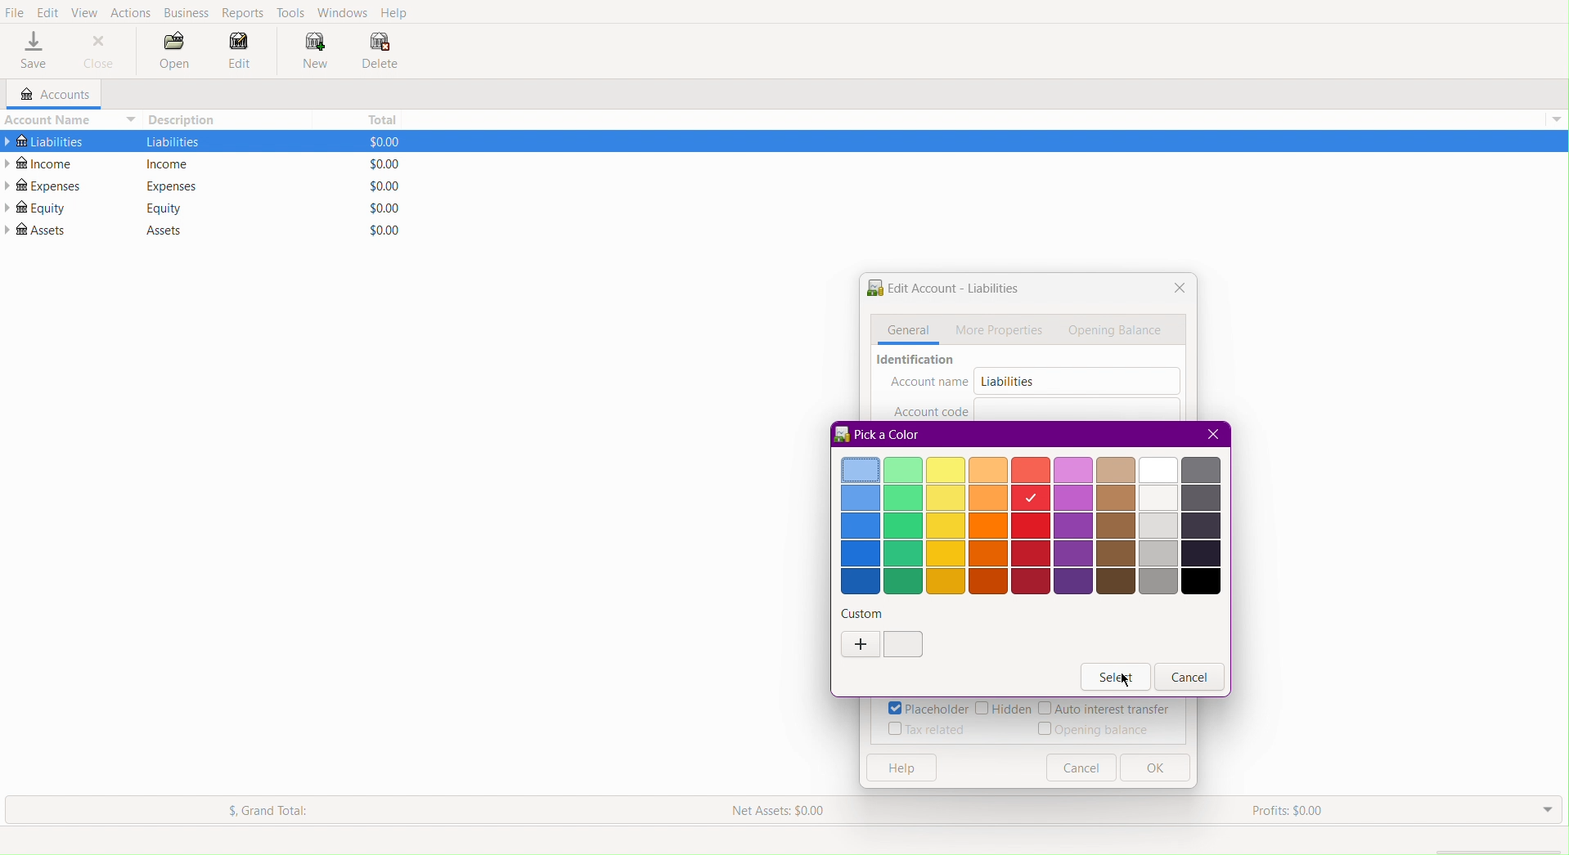 The image size is (1569, 855). I want to click on $0.00, so click(378, 186).